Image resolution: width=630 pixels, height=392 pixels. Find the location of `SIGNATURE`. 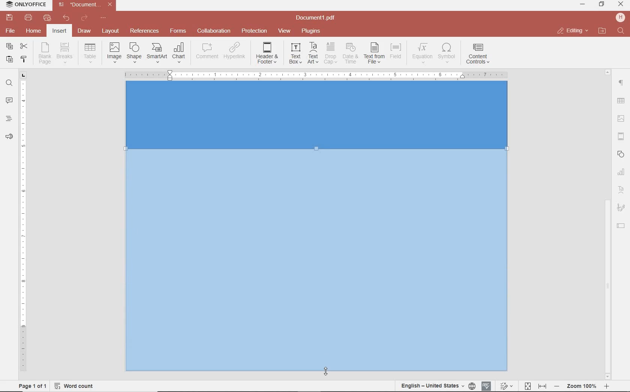

SIGNATURE is located at coordinates (621, 208).